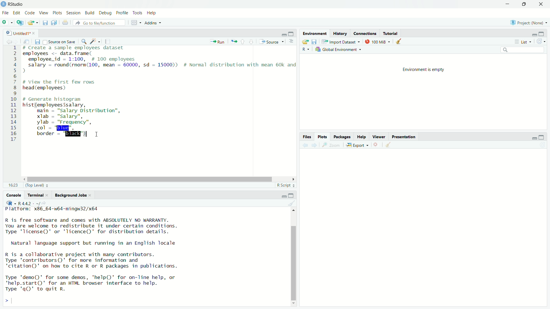 This screenshot has height=309, width=550. Describe the element at coordinates (101, 23) in the screenshot. I see `Go to file/function` at that location.